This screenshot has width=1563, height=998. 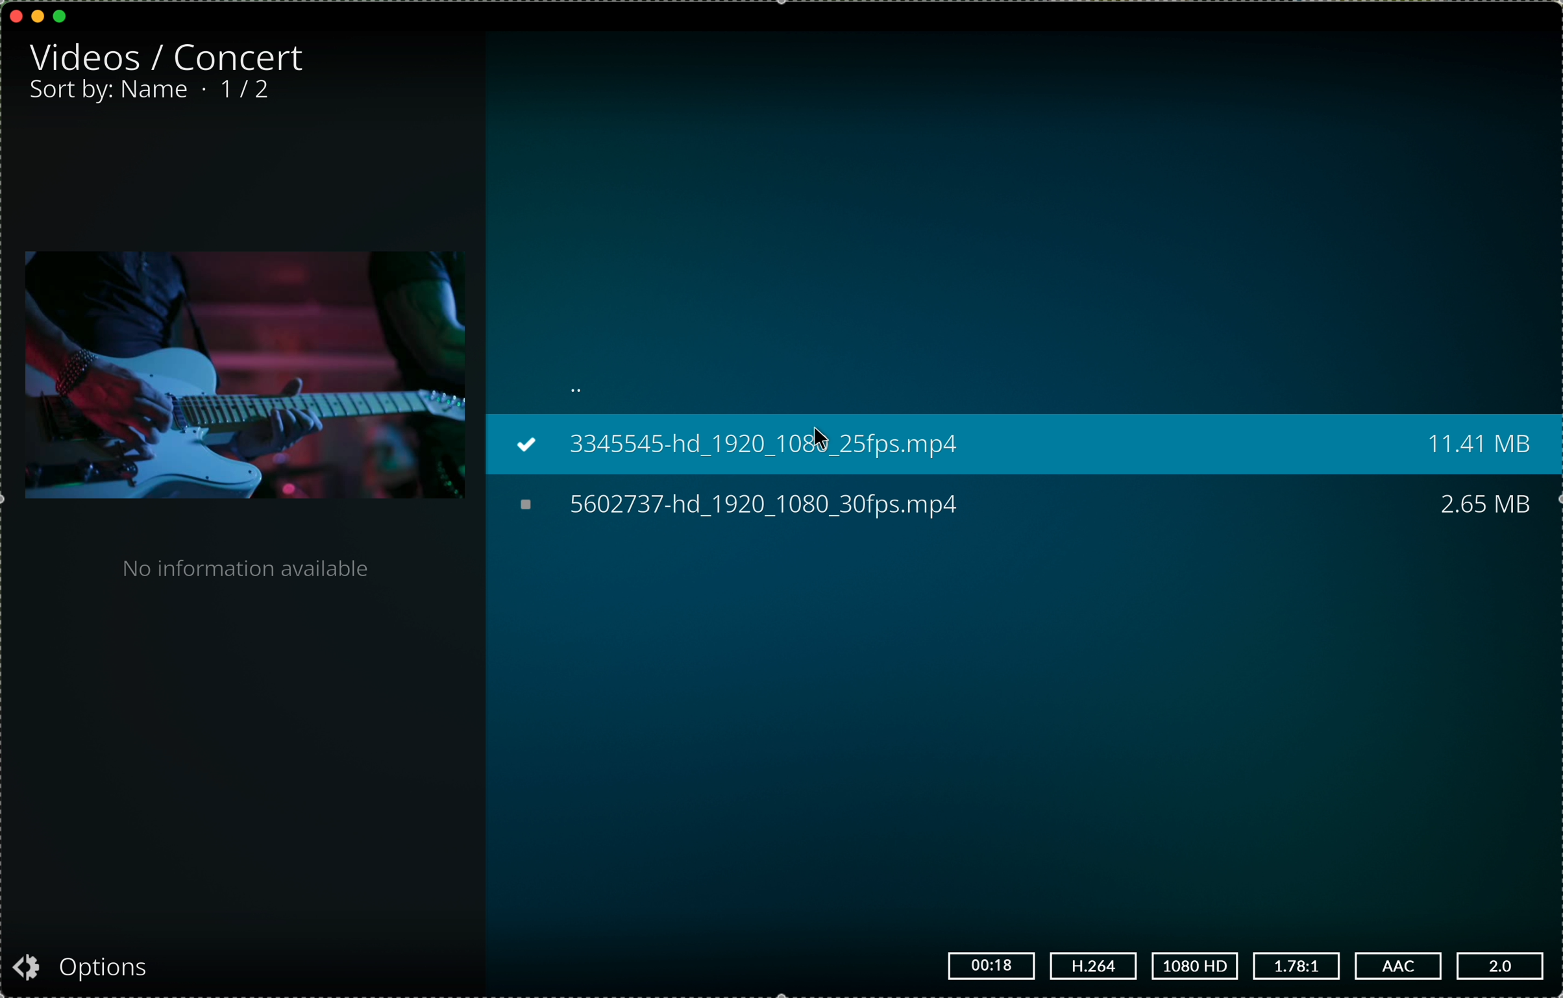 What do you see at coordinates (1503, 966) in the screenshot?
I see `2.0` at bounding box center [1503, 966].